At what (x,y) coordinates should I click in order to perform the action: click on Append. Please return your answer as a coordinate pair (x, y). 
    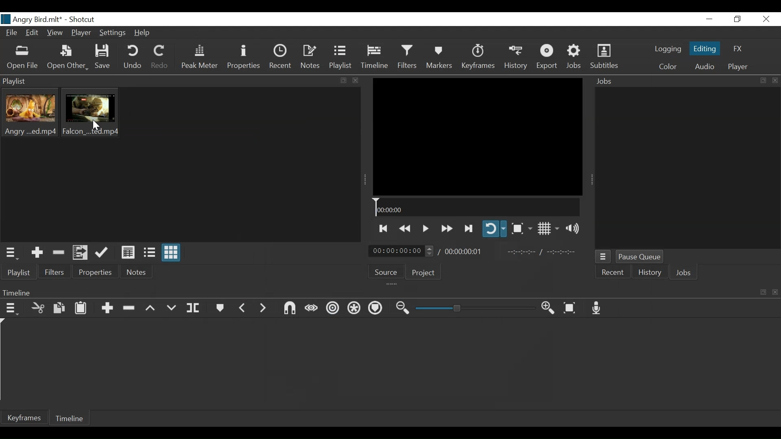
    Looking at the image, I should click on (107, 309).